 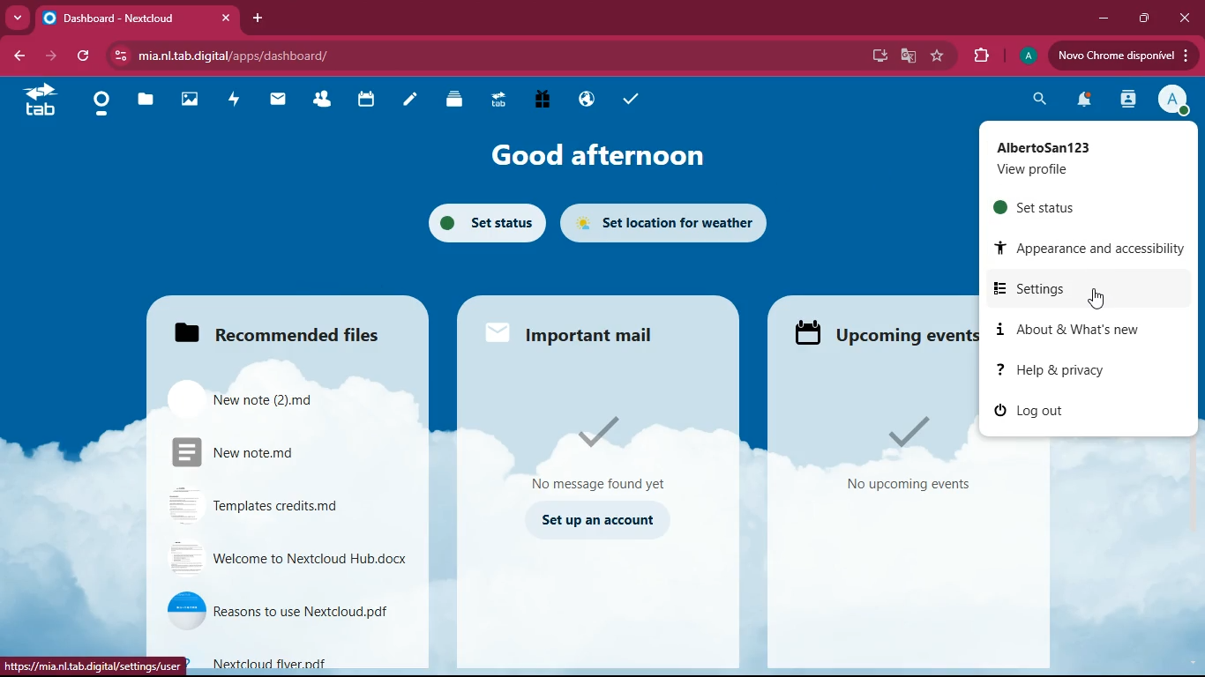 What do you see at coordinates (1034, 100) in the screenshot?
I see `search` at bounding box center [1034, 100].